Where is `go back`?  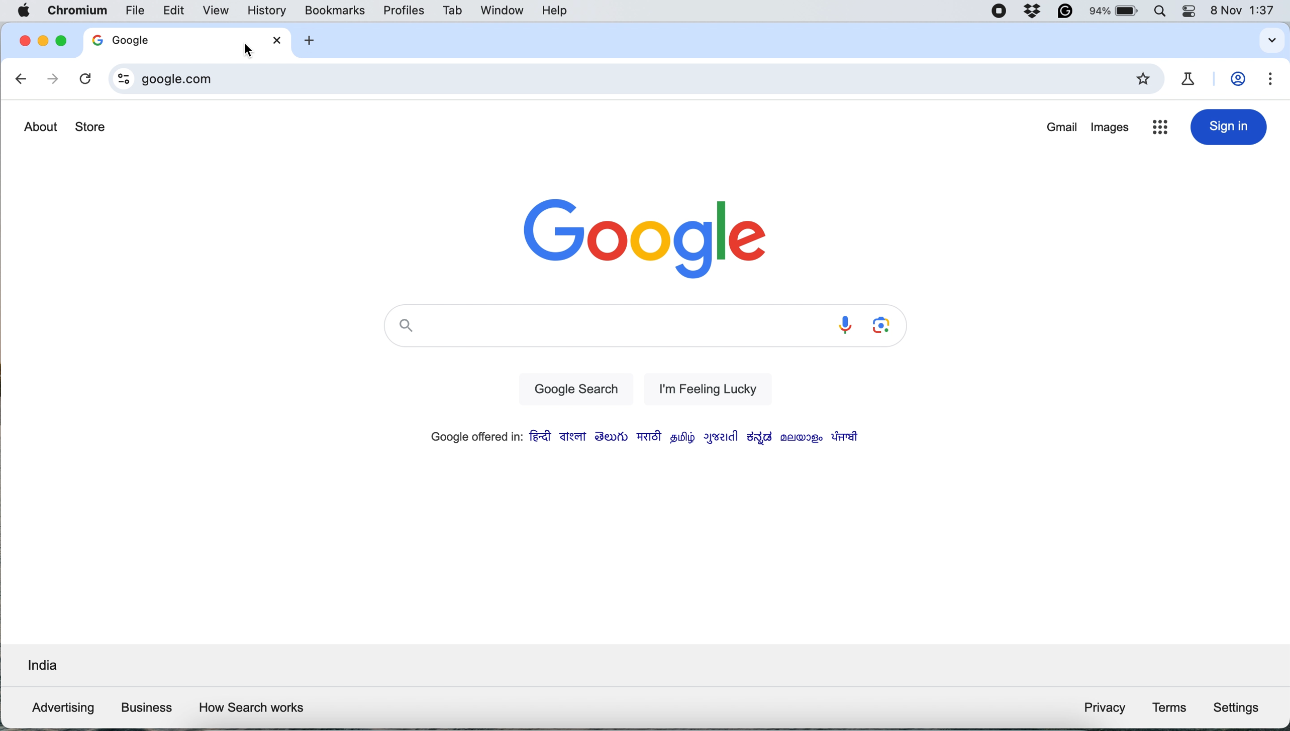 go back is located at coordinates (22, 80).